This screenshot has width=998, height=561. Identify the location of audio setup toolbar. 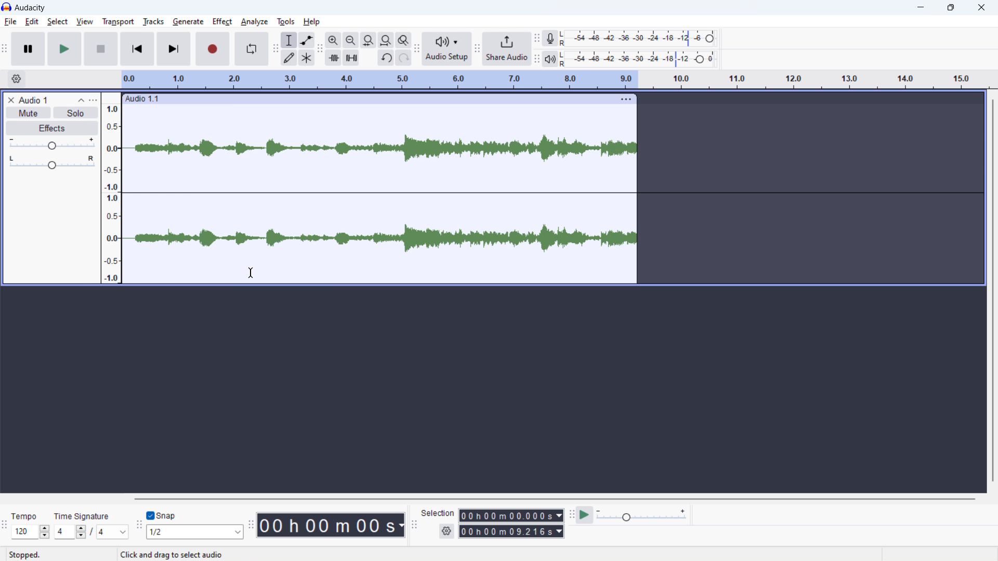
(417, 50).